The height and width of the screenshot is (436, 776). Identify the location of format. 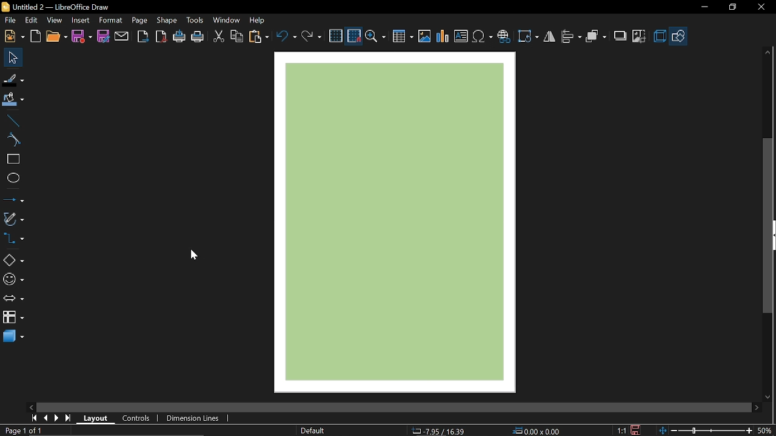
(112, 21).